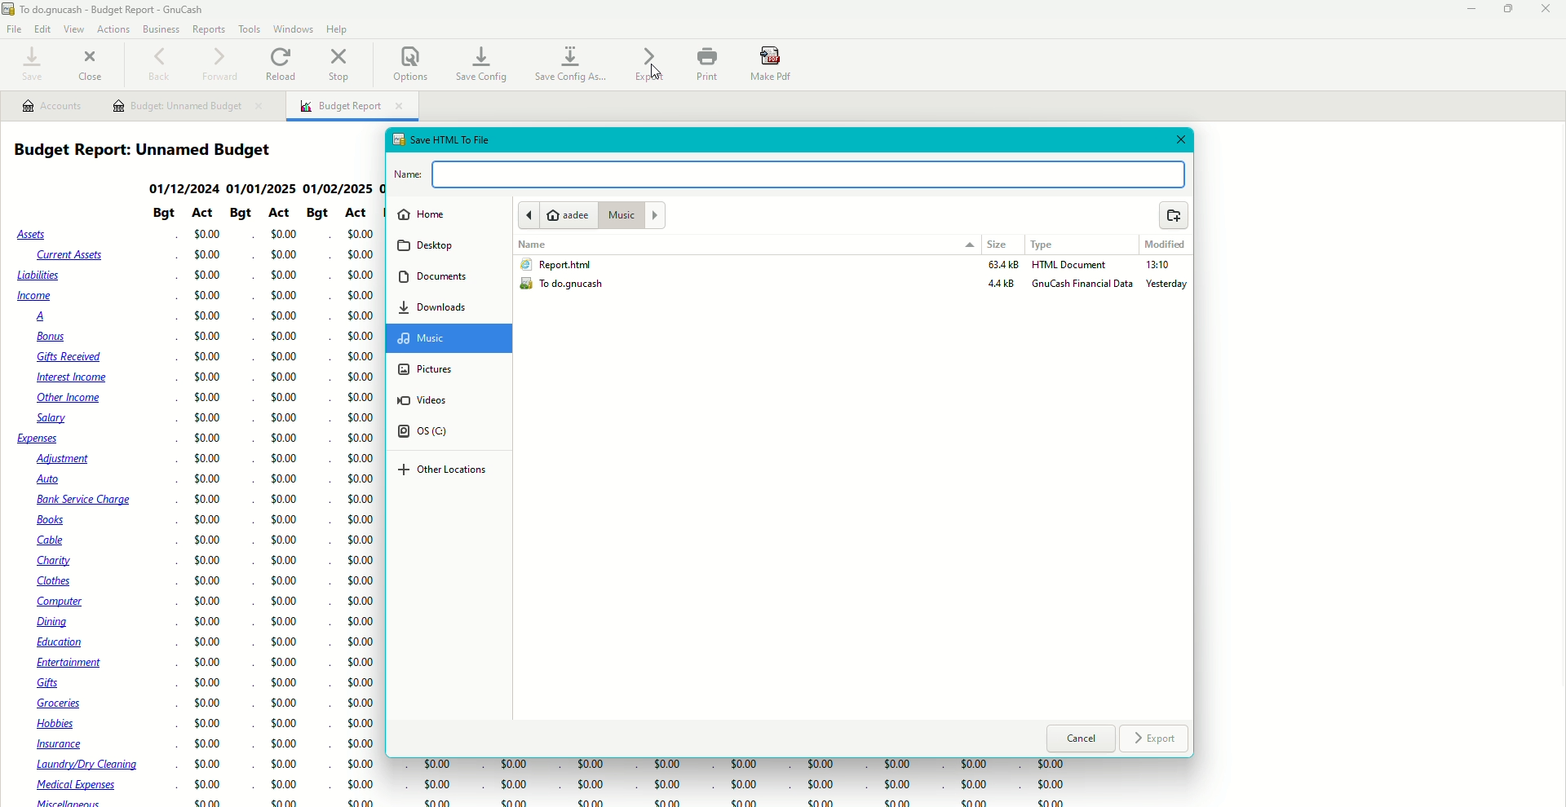  I want to click on Reports, so click(209, 29).